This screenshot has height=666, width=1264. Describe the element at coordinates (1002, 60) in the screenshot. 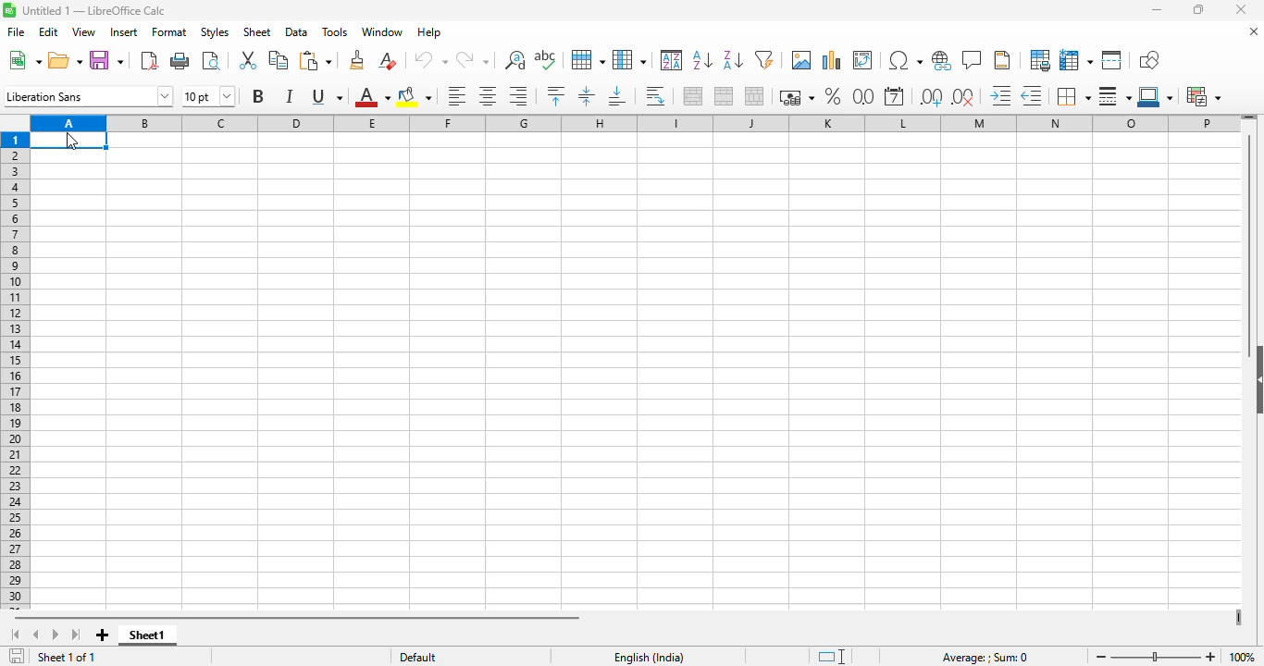

I see `headers and footers` at that location.